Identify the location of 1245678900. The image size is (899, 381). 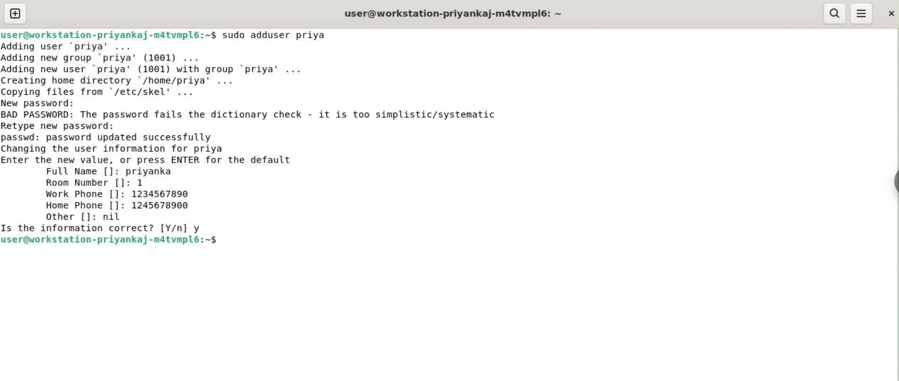
(164, 207).